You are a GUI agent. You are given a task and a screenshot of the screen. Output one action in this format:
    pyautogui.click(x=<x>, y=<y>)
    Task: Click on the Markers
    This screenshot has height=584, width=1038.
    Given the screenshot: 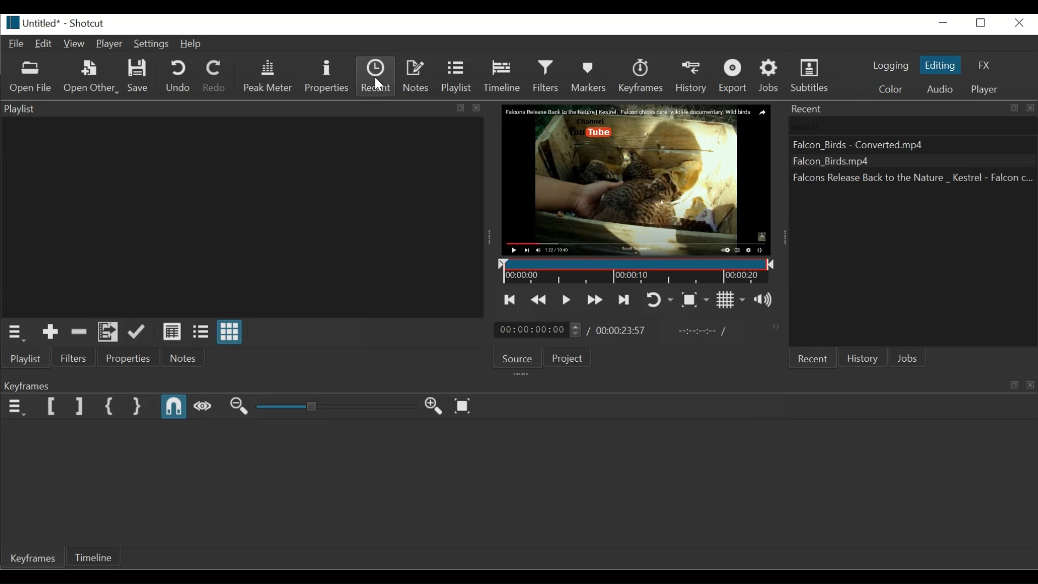 What is the action you would take?
    pyautogui.click(x=591, y=76)
    